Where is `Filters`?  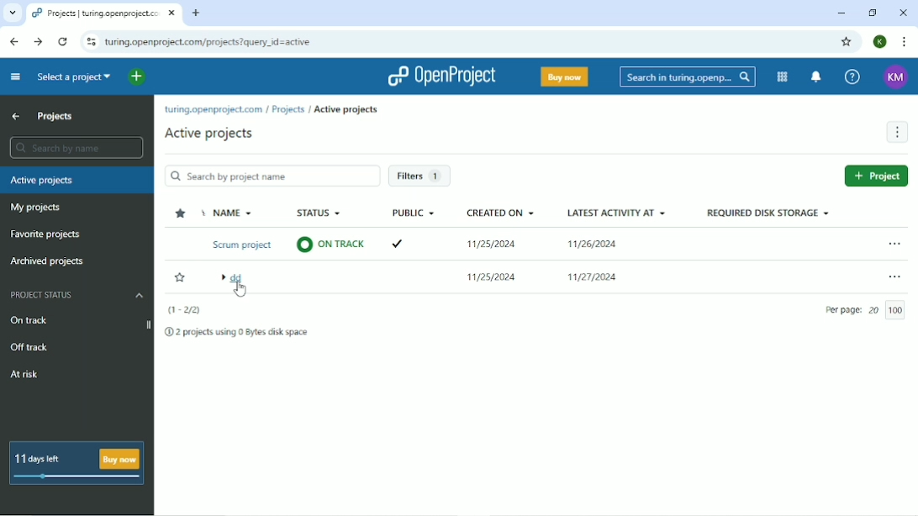
Filters is located at coordinates (422, 176).